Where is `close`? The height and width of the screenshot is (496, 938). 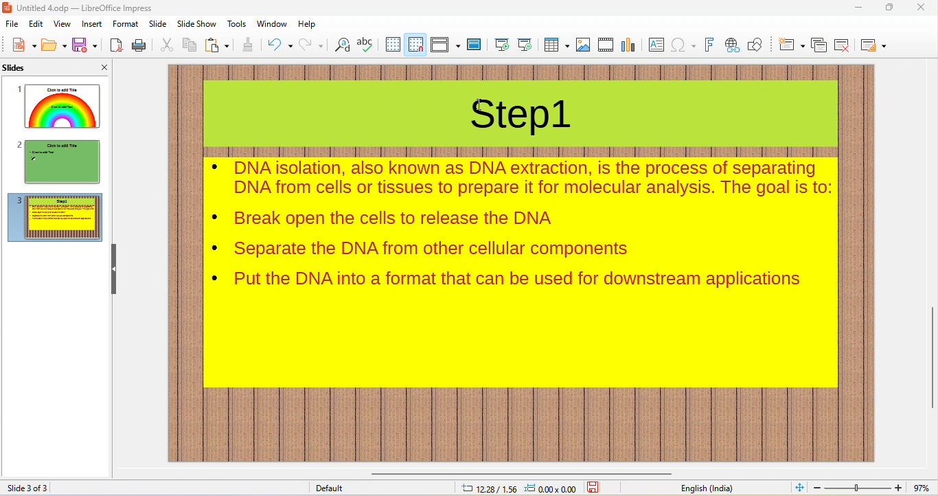
close is located at coordinates (923, 8).